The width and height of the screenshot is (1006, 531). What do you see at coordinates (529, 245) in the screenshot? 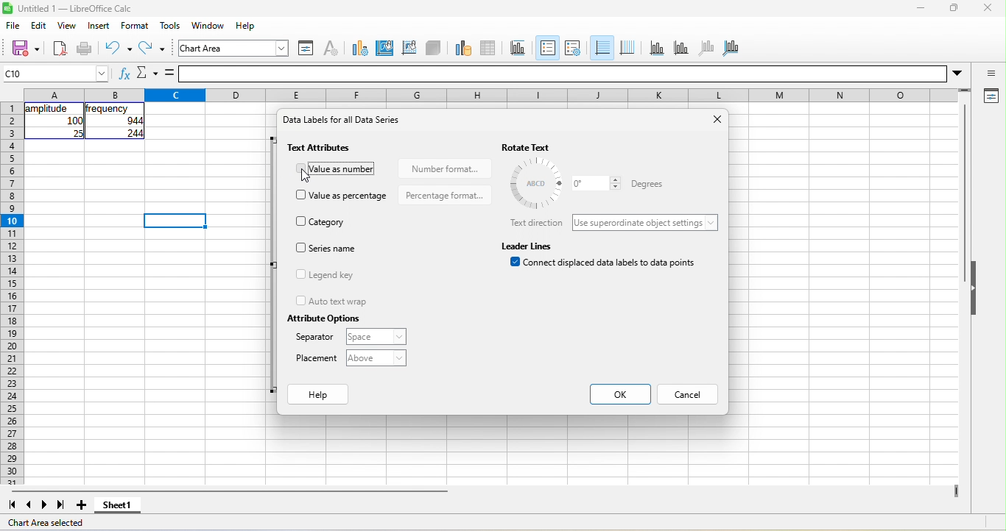
I see `leader lines` at bounding box center [529, 245].